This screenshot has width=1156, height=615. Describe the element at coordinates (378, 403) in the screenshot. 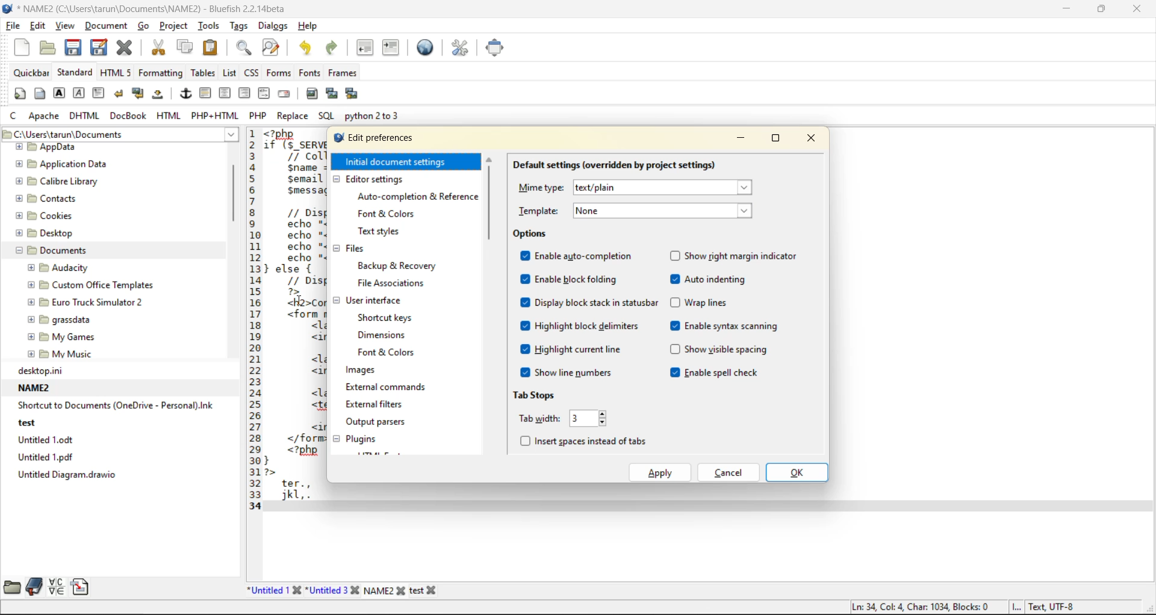

I see `external filters` at that location.